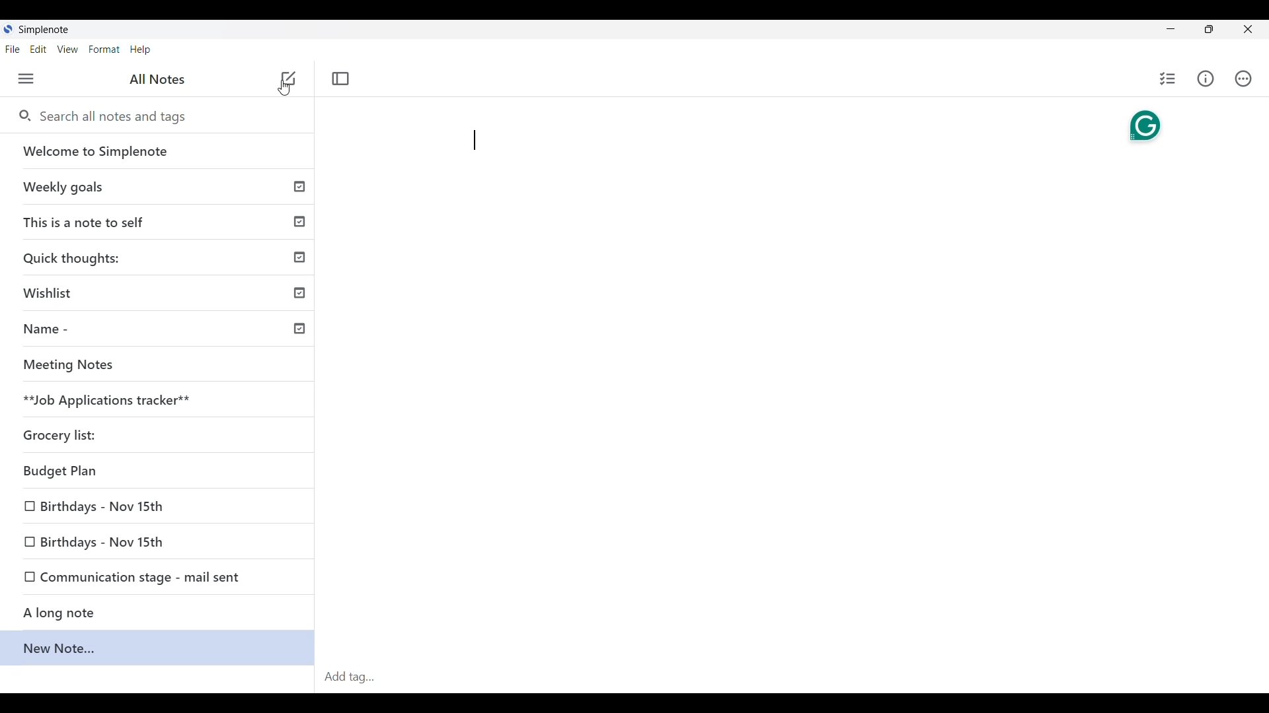 This screenshot has width=1269, height=713. Describe the element at coordinates (163, 257) in the screenshot. I see `Quick thoughts:` at that location.